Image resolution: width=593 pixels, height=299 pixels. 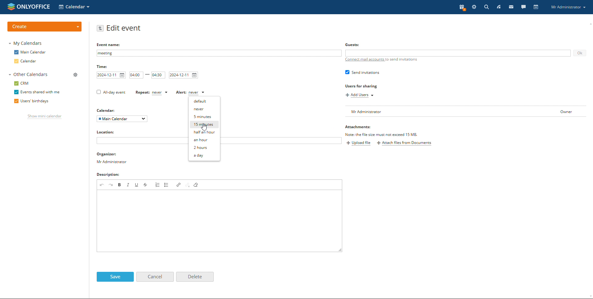 I want to click on mail, so click(x=513, y=7).